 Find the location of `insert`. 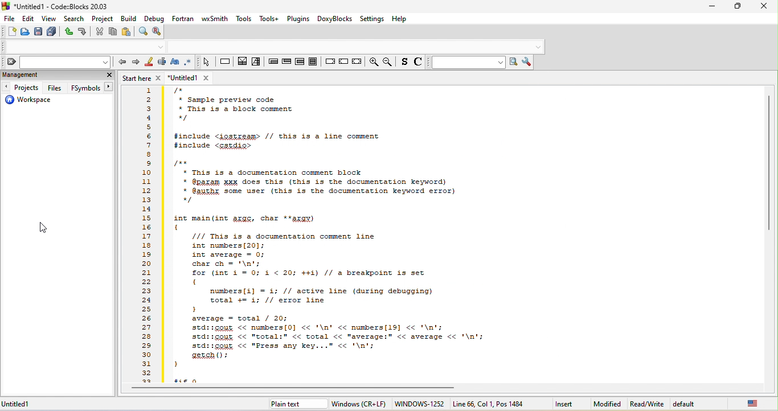

insert is located at coordinates (564, 404).